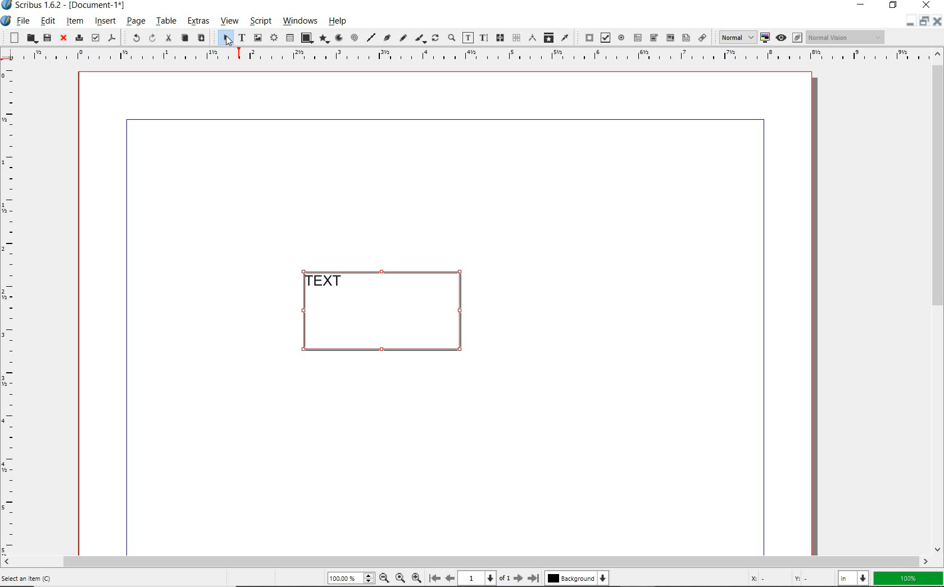 The height and width of the screenshot is (587, 944). Describe the element at coordinates (152, 38) in the screenshot. I see `redo` at that location.